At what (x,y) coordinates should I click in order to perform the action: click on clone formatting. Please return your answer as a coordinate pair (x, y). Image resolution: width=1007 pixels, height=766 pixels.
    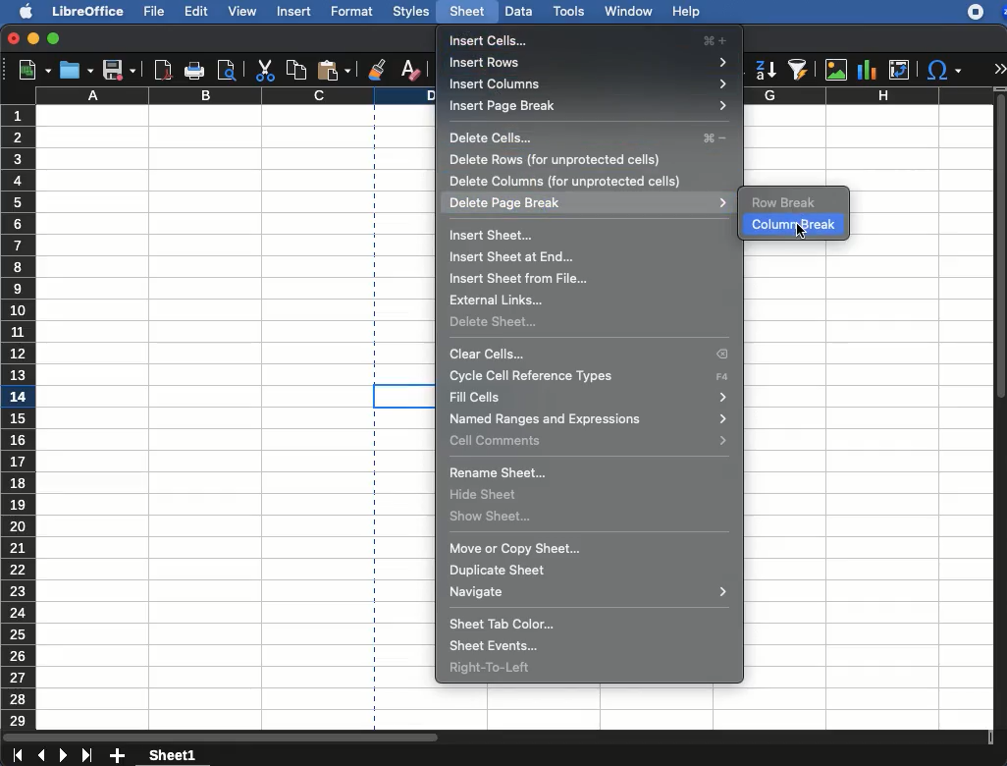
    Looking at the image, I should click on (378, 69).